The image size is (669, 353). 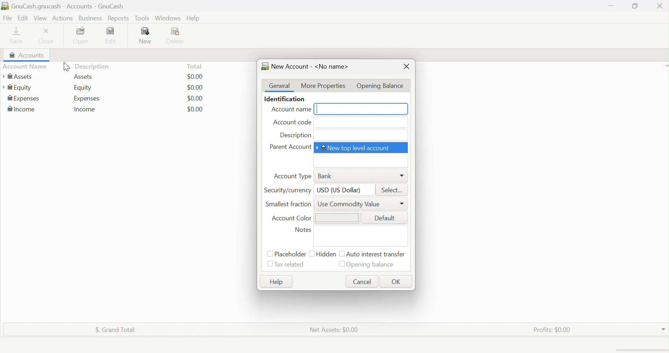 What do you see at coordinates (118, 19) in the screenshot?
I see `Reports` at bounding box center [118, 19].